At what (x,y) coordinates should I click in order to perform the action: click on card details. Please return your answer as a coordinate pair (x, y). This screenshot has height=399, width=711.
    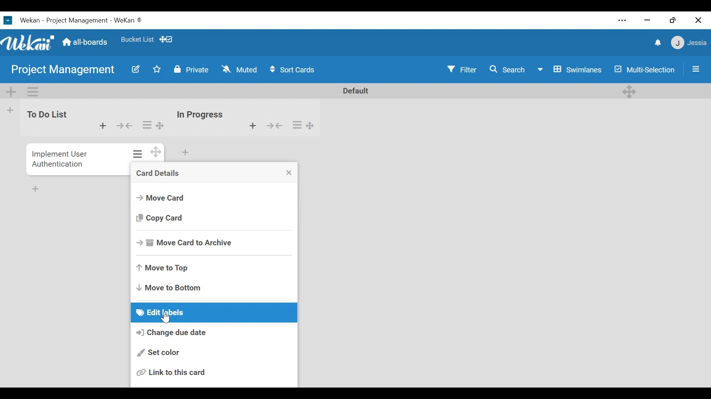
    Looking at the image, I should click on (156, 176).